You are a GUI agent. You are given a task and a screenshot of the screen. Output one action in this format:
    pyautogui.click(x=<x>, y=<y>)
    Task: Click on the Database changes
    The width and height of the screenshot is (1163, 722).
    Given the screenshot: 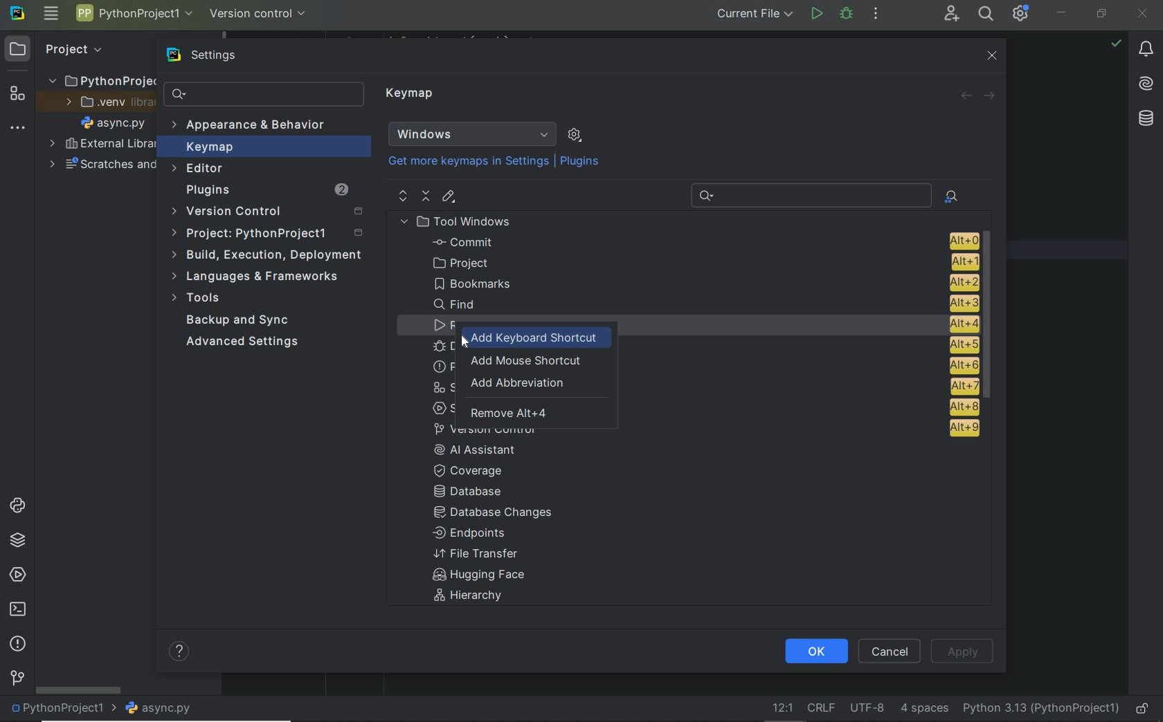 What is the action you would take?
    pyautogui.click(x=494, y=514)
    